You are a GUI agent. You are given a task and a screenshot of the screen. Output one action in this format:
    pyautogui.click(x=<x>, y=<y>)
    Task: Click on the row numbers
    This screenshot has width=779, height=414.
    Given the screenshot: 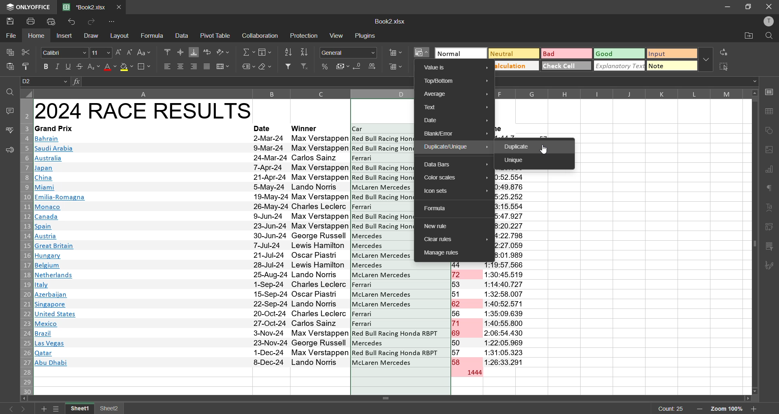 What is the action you would take?
    pyautogui.click(x=25, y=247)
    